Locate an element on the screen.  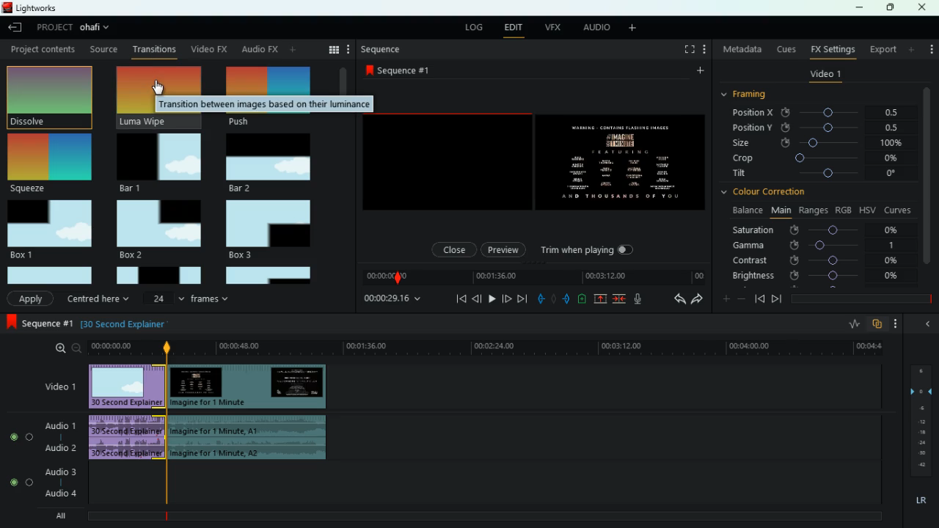
more is located at coordinates (706, 51).